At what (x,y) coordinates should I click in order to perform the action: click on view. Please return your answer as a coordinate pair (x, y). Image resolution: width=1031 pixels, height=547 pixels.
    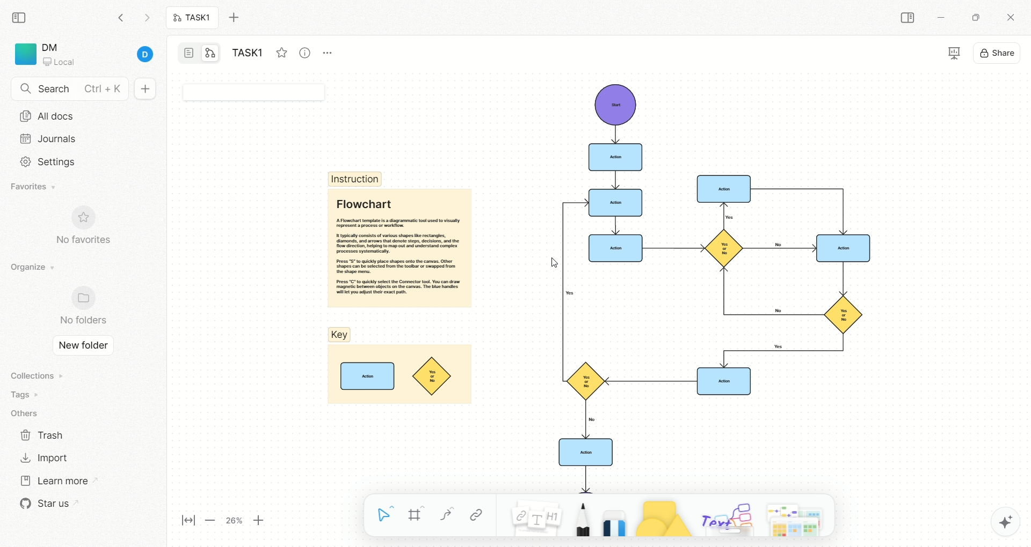
    Looking at the image, I should click on (945, 54).